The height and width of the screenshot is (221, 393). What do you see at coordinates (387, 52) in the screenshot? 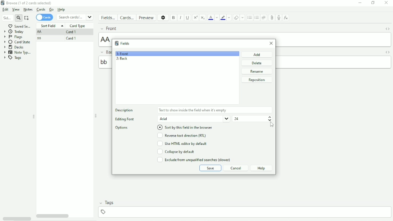
I see `Toggle HTML Editor` at bounding box center [387, 52].